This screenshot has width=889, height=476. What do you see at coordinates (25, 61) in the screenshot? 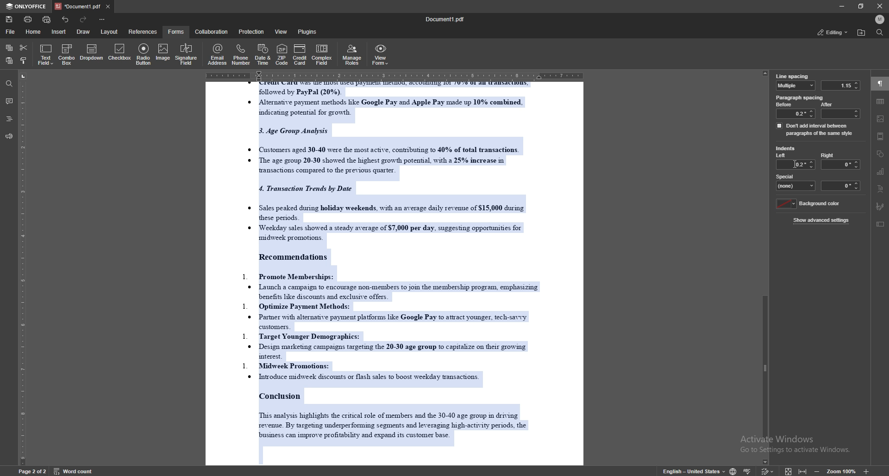
I see `copy style` at bounding box center [25, 61].